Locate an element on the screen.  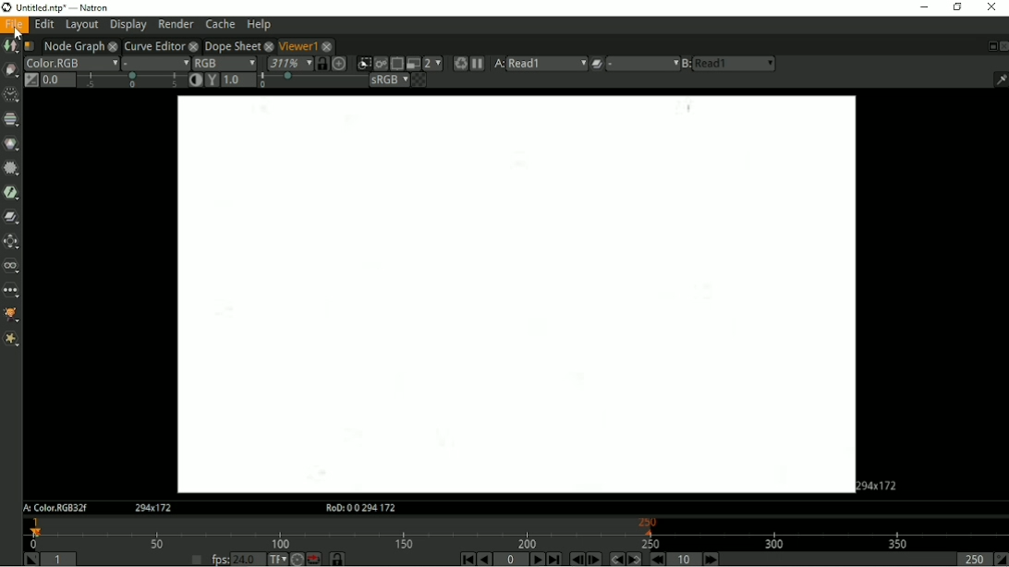
Restore down is located at coordinates (958, 8).